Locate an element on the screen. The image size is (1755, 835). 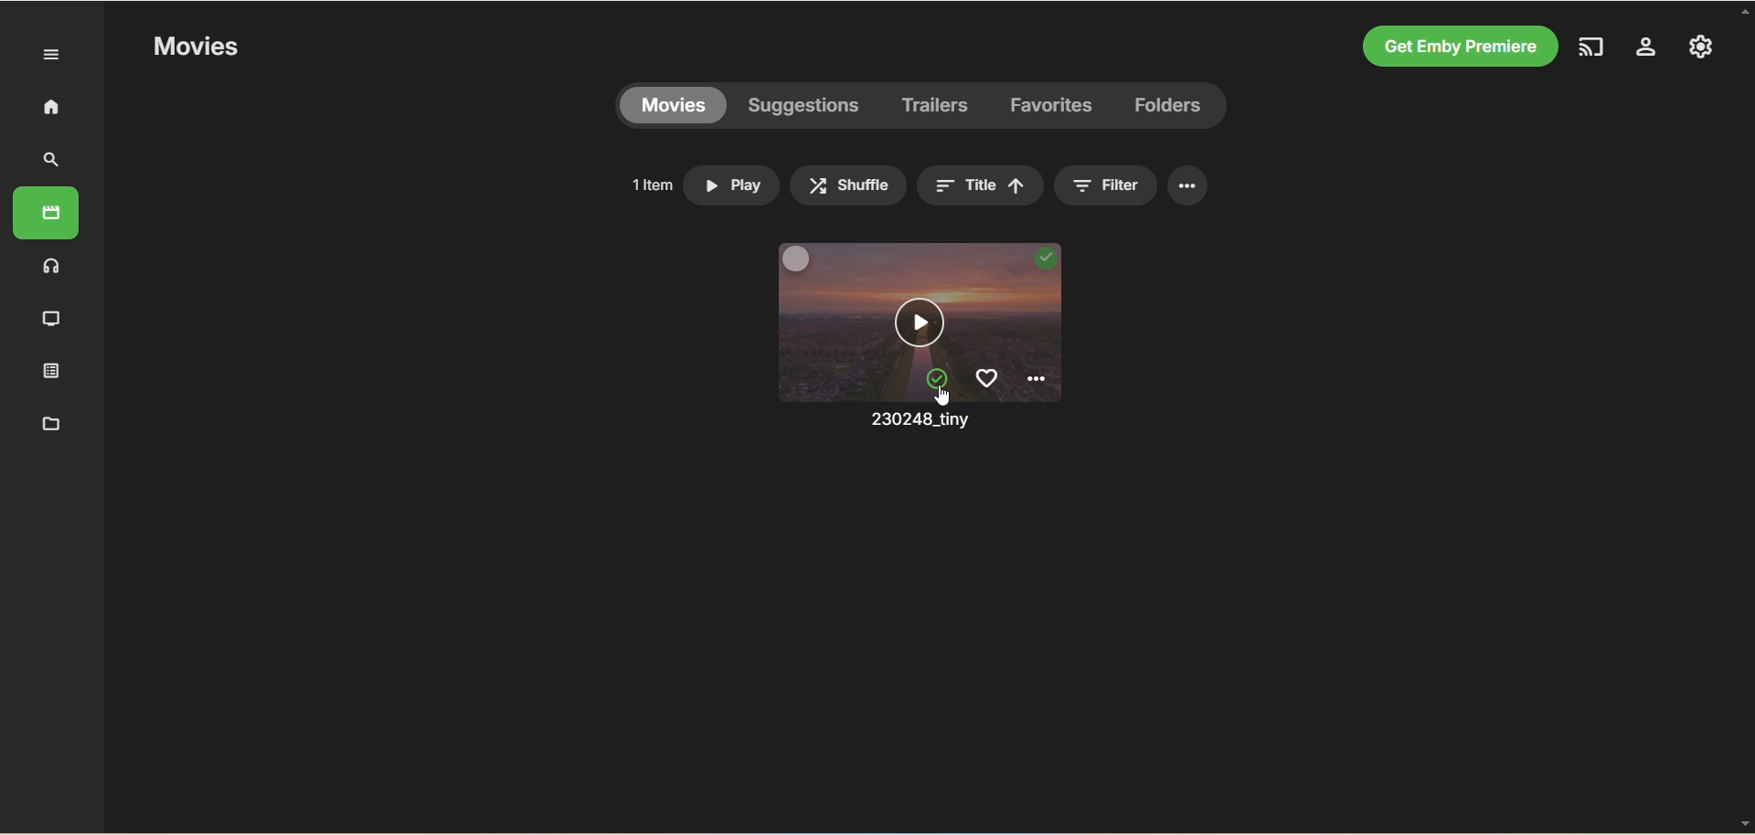
title is located at coordinates (981, 185).